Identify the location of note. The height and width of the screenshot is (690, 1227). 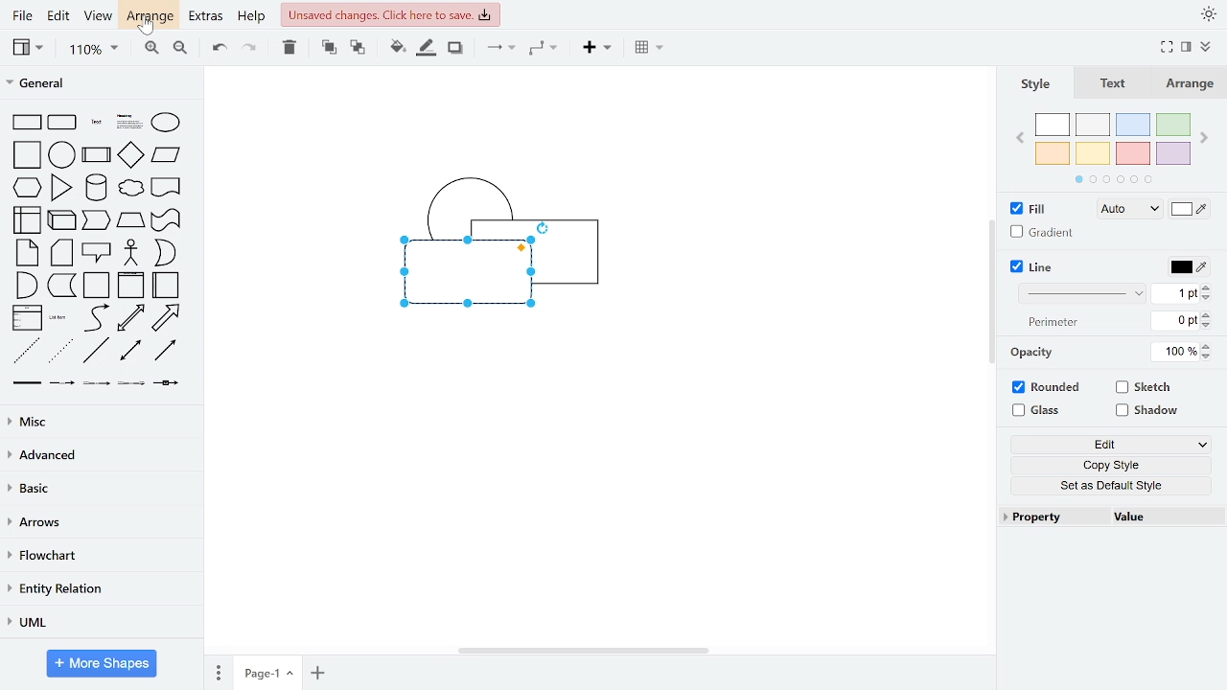
(27, 253).